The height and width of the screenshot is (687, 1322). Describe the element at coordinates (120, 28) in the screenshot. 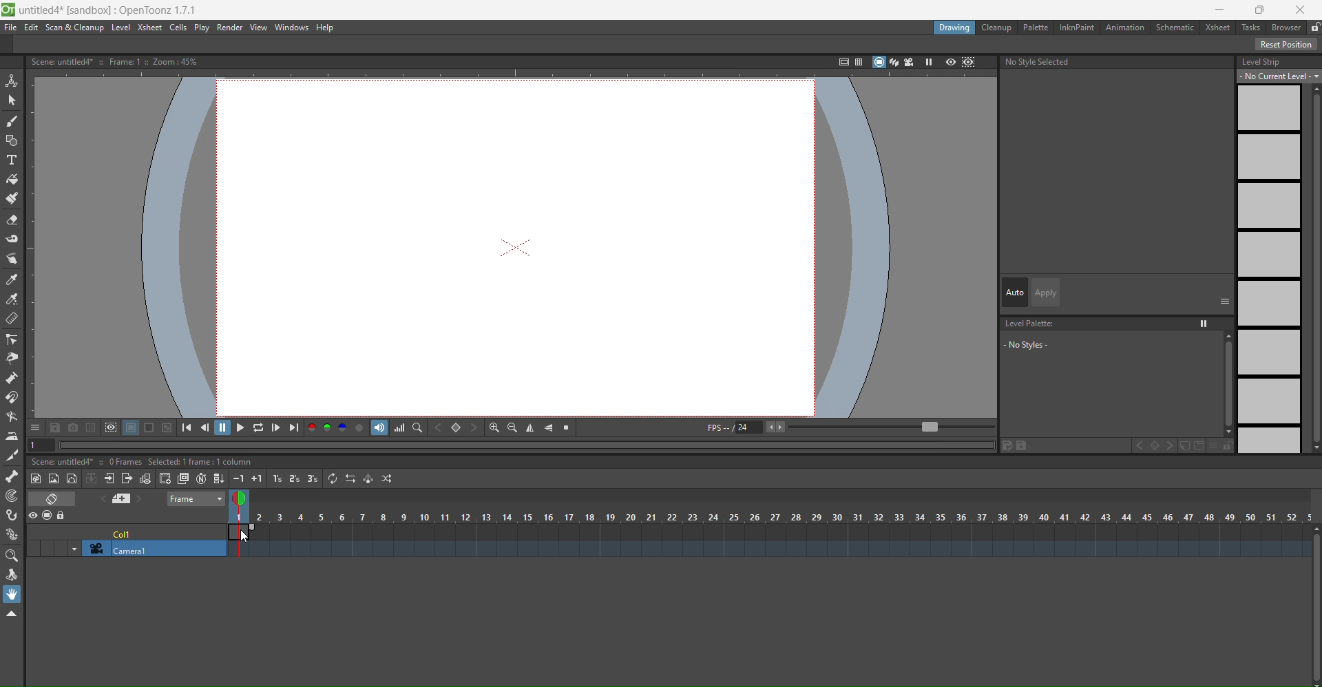

I see `level` at that location.